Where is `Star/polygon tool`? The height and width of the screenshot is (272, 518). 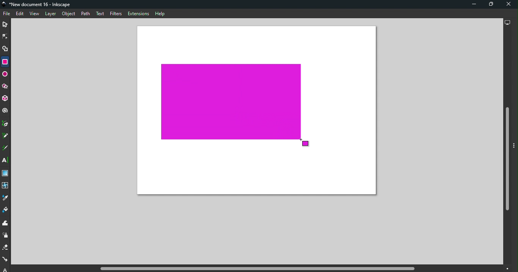
Star/polygon tool is located at coordinates (6, 87).